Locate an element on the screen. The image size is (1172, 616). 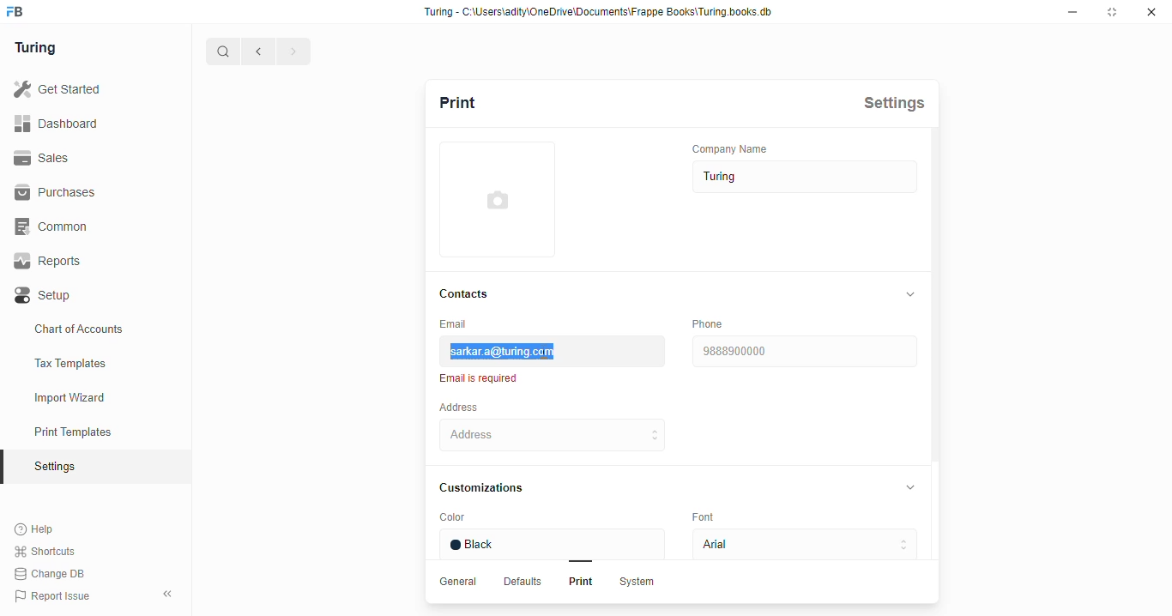
Print is located at coordinates (577, 583).